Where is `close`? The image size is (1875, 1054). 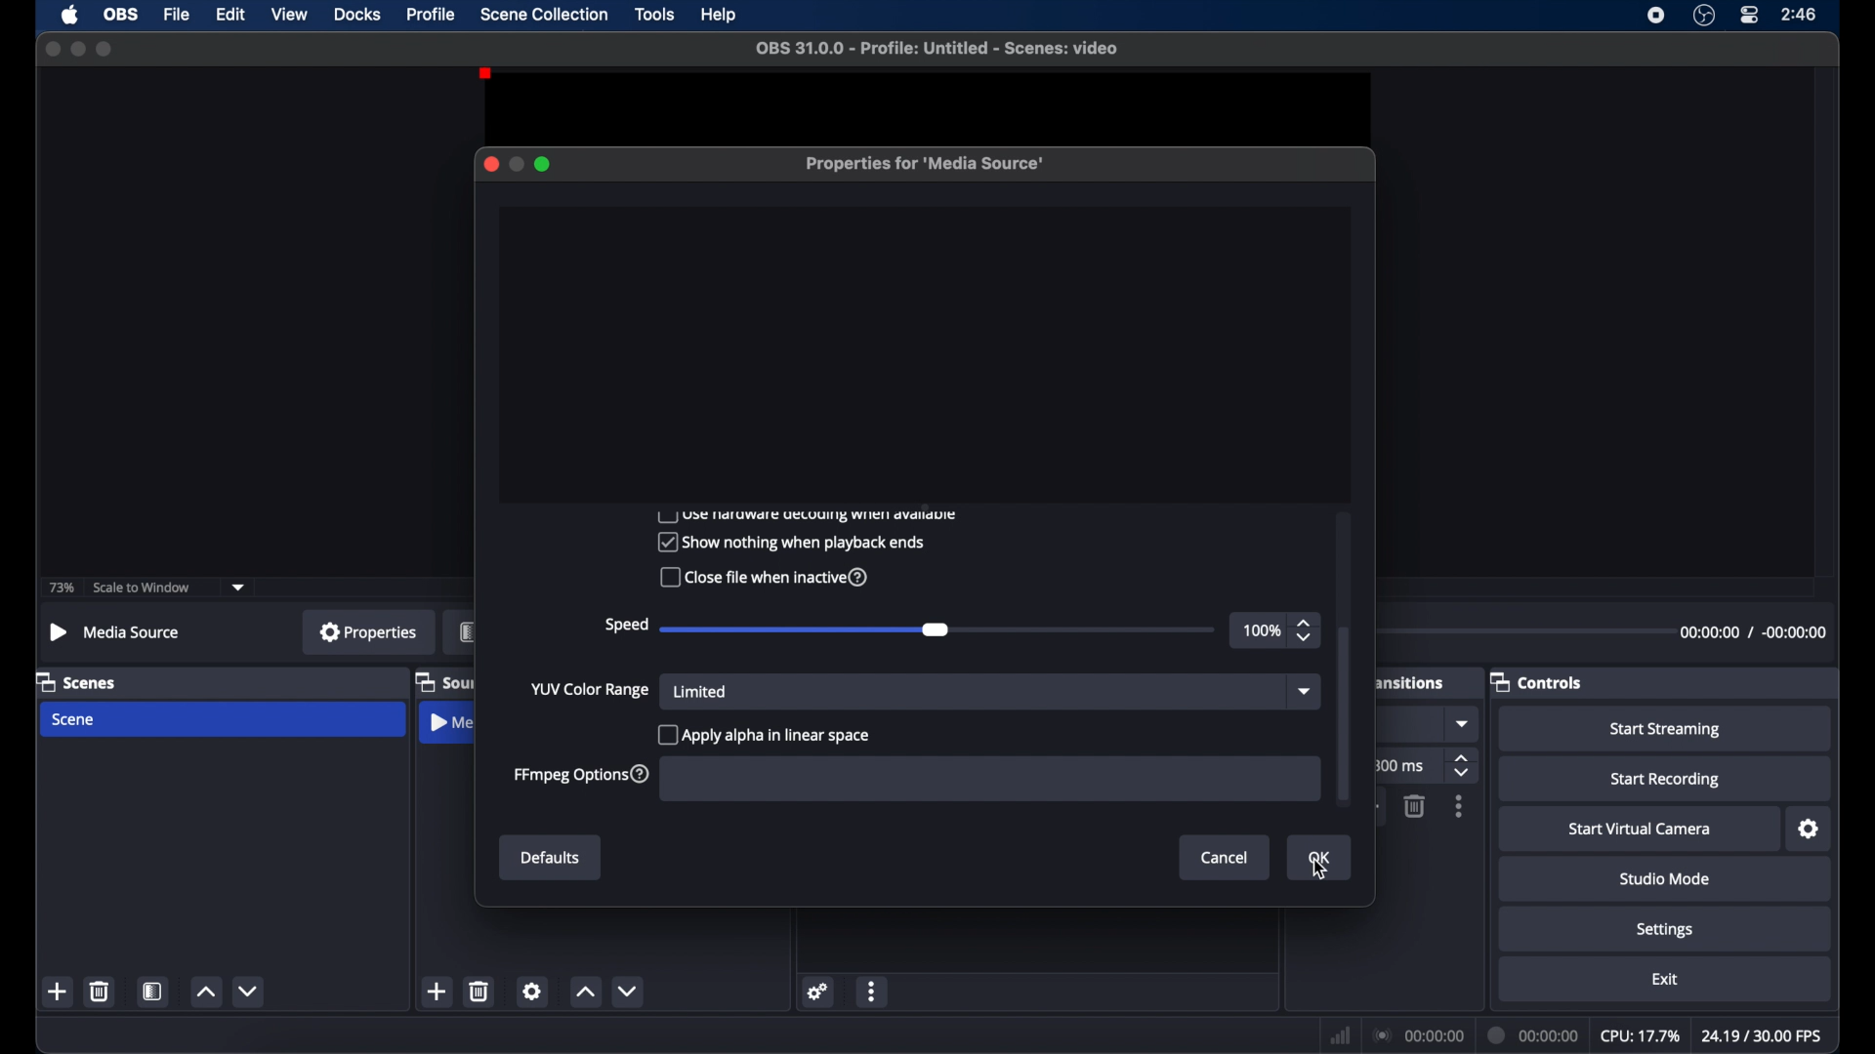 close is located at coordinates (49, 48).